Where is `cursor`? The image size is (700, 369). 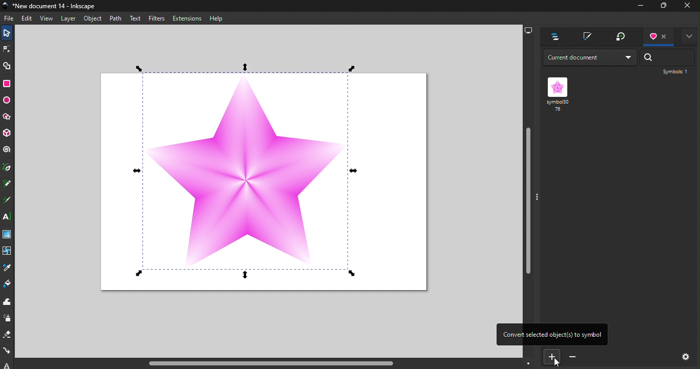 cursor is located at coordinates (557, 363).